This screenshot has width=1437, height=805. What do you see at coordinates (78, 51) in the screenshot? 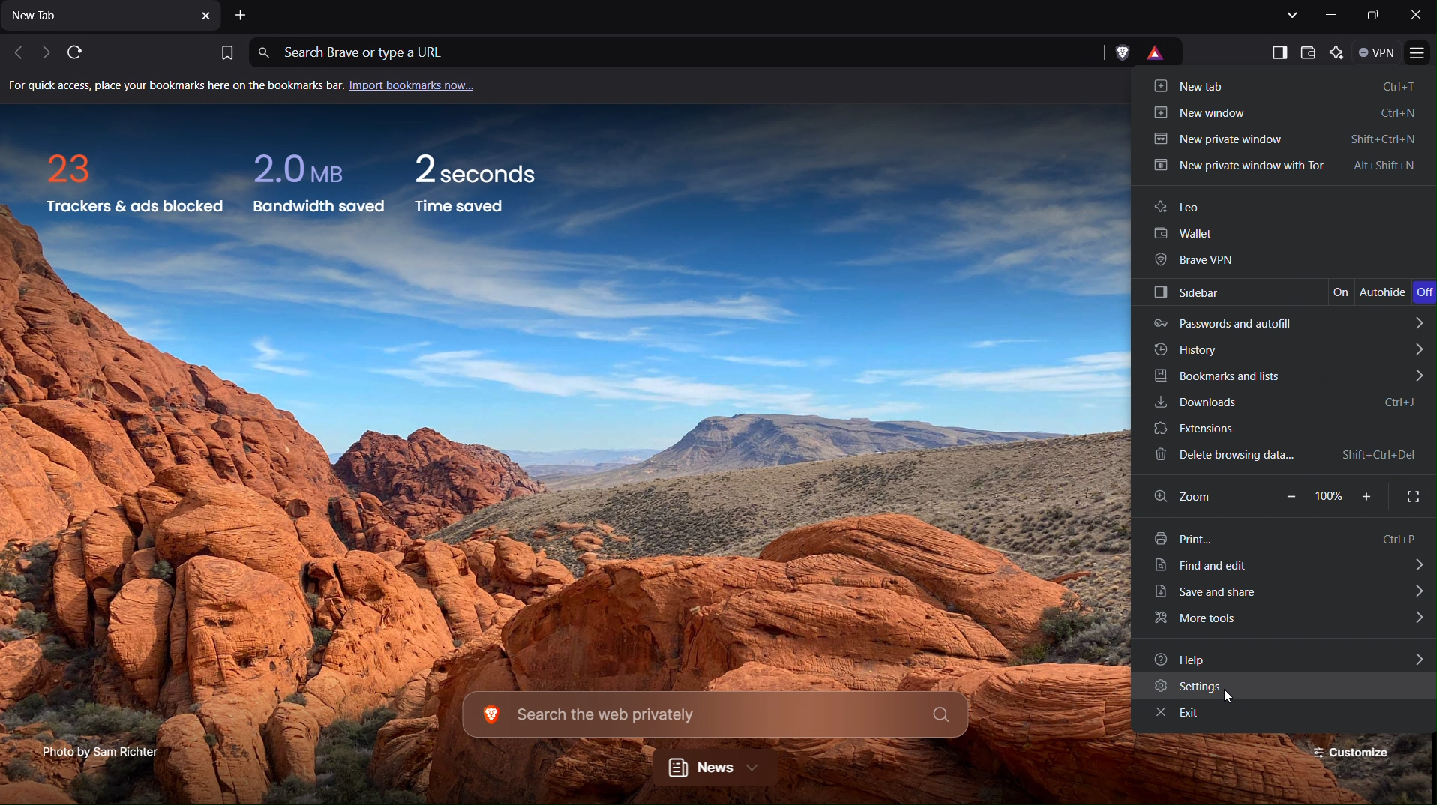
I see `Refresh` at bounding box center [78, 51].